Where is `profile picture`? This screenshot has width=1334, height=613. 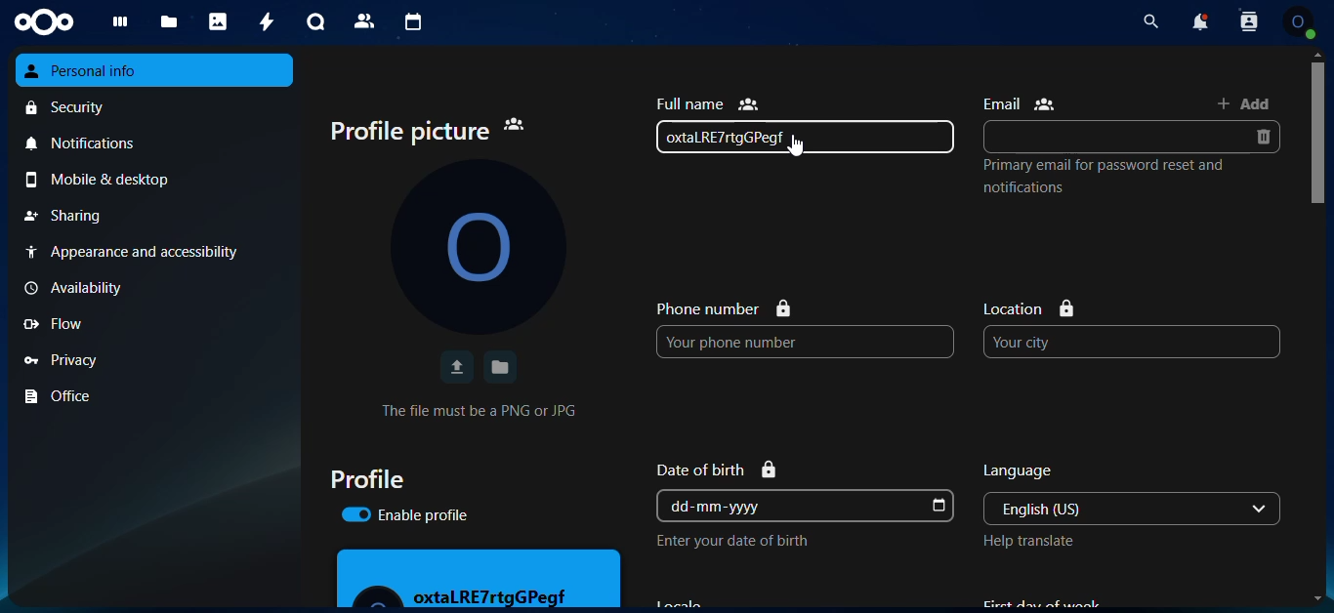
profile picture is located at coordinates (428, 132).